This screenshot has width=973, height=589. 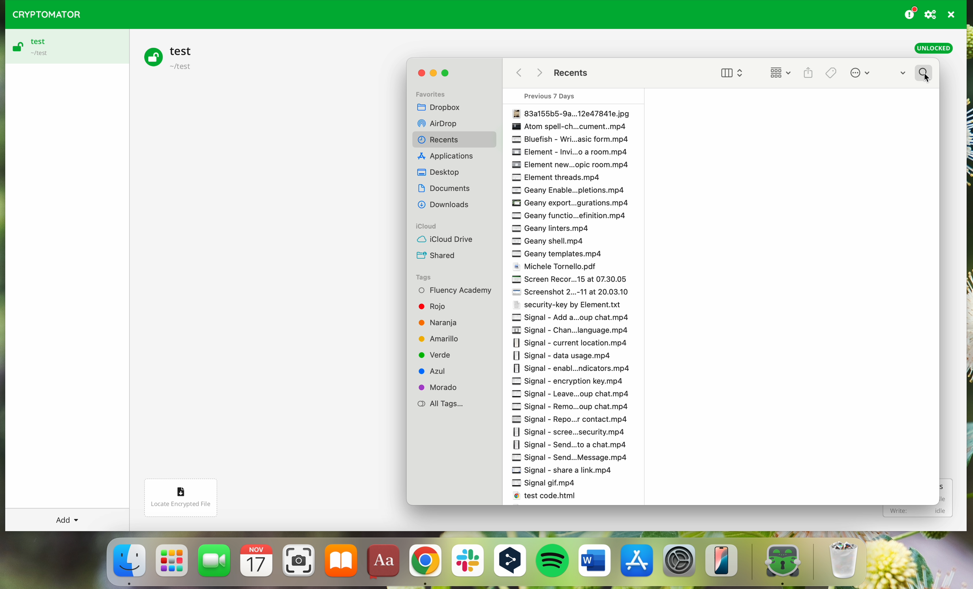 I want to click on FaceTime, so click(x=215, y=563).